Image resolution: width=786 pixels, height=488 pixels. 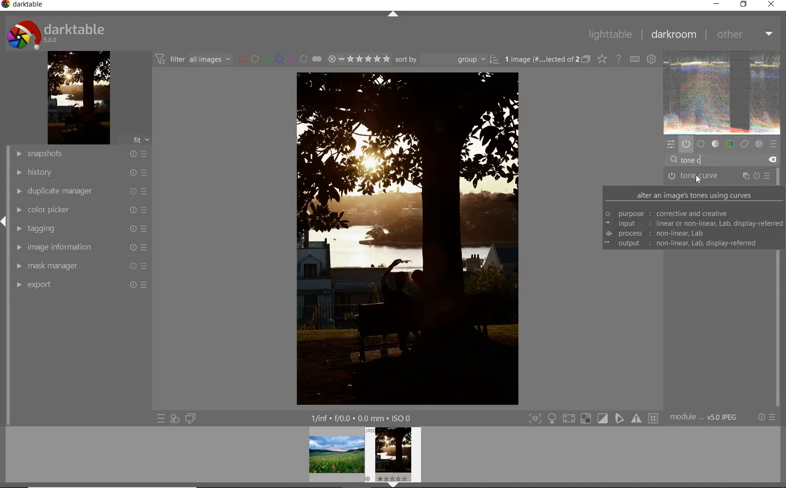 What do you see at coordinates (673, 35) in the screenshot?
I see `darkroom` at bounding box center [673, 35].